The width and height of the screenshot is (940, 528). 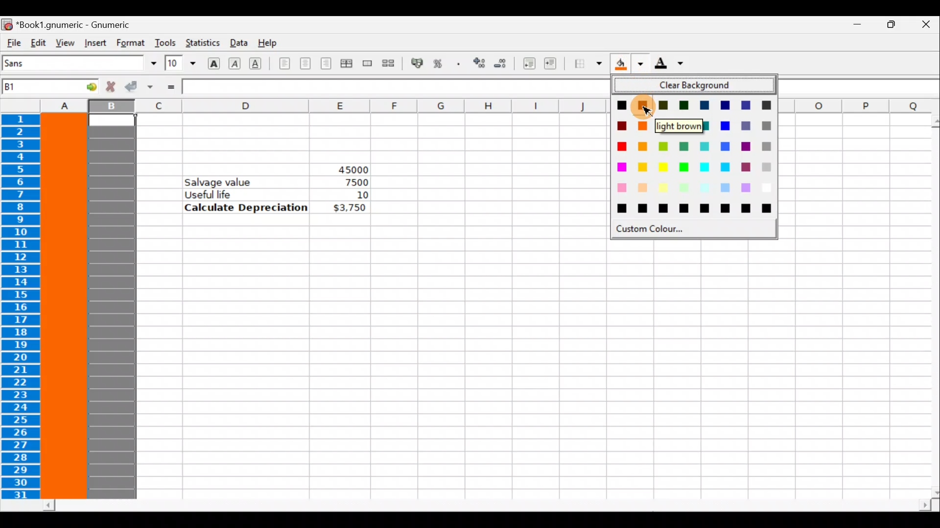 What do you see at coordinates (246, 207) in the screenshot?
I see `Calculate Depreciation` at bounding box center [246, 207].